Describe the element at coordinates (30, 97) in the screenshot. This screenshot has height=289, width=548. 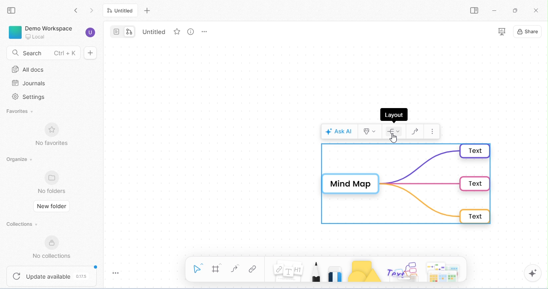
I see `settings` at that location.